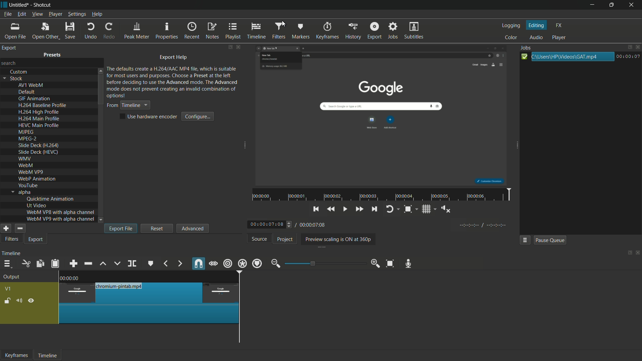 This screenshot has width=642, height=361. I want to click on zoom timeline to fit, so click(392, 263).